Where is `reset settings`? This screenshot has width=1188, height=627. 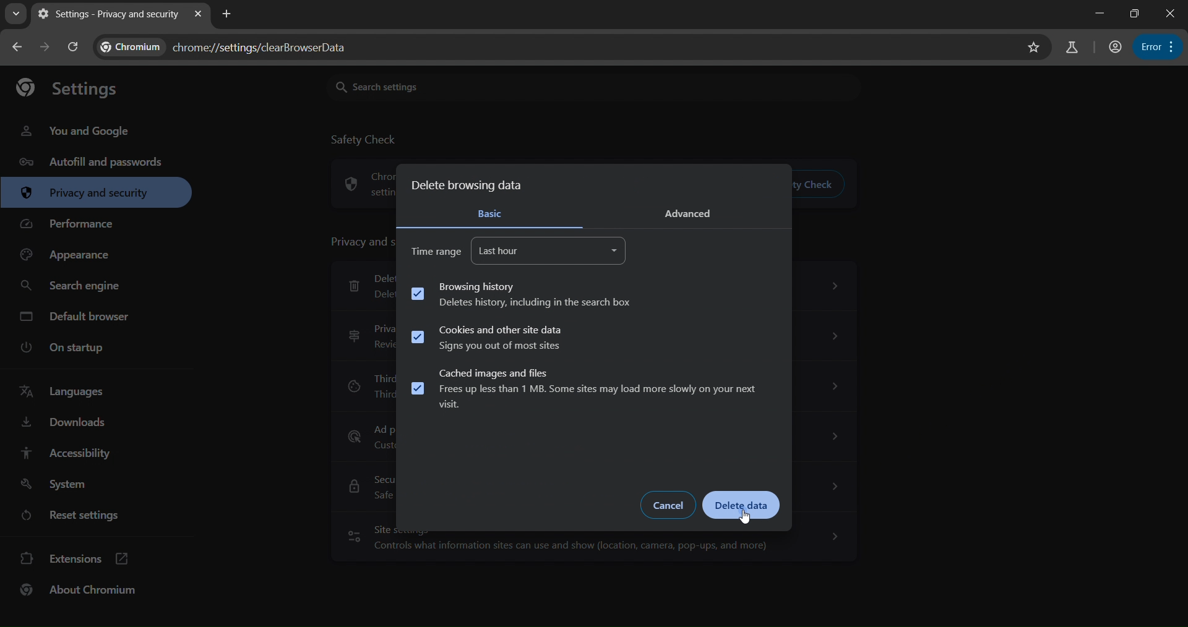 reset settings is located at coordinates (68, 515).